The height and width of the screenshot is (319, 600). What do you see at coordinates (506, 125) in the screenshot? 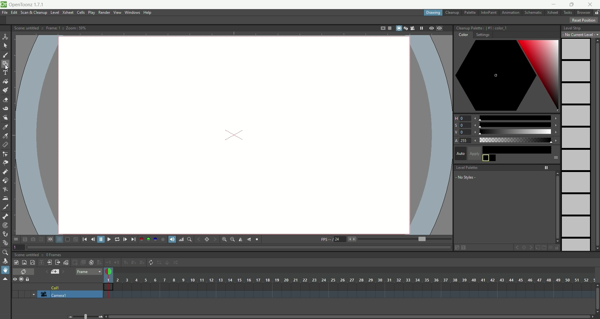
I see `saturation` at bounding box center [506, 125].